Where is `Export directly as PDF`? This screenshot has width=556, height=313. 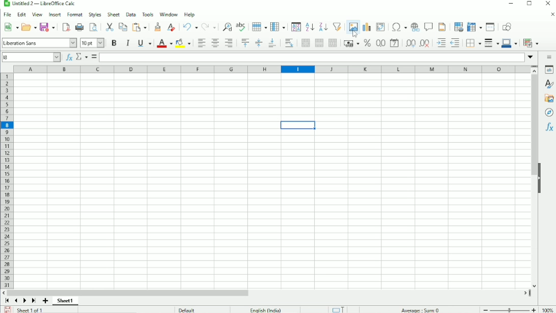 Export directly as PDF is located at coordinates (66, 28).